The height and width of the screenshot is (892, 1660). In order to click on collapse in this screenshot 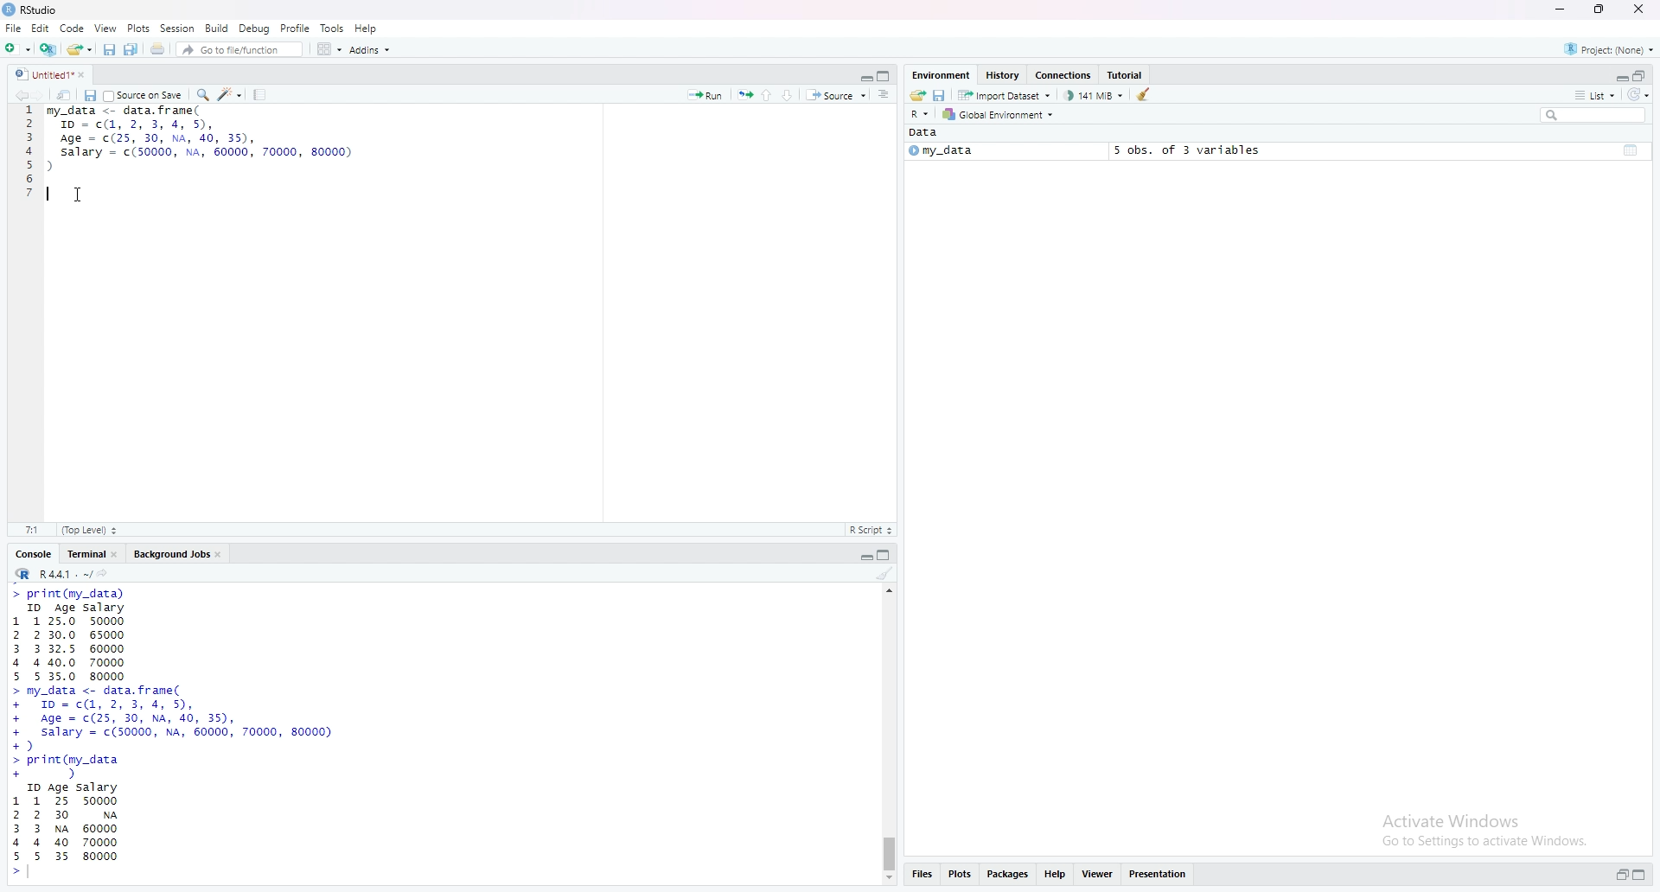, I will do `click(1631, 149)`.